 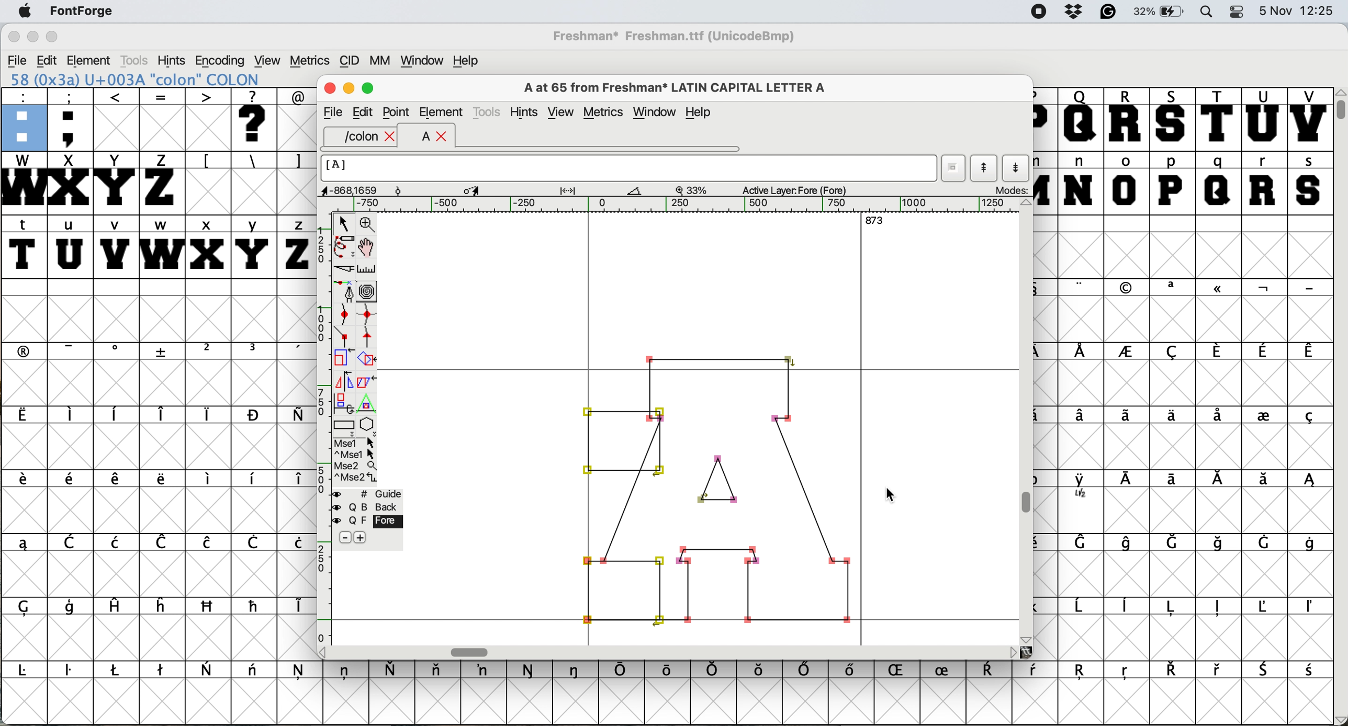 What do you see at coordinates (675, 86) in the screenshot?
I see `A at 65 from Freshman LATIN CAPITAL LETTER A` at bounding box center [675, 86].